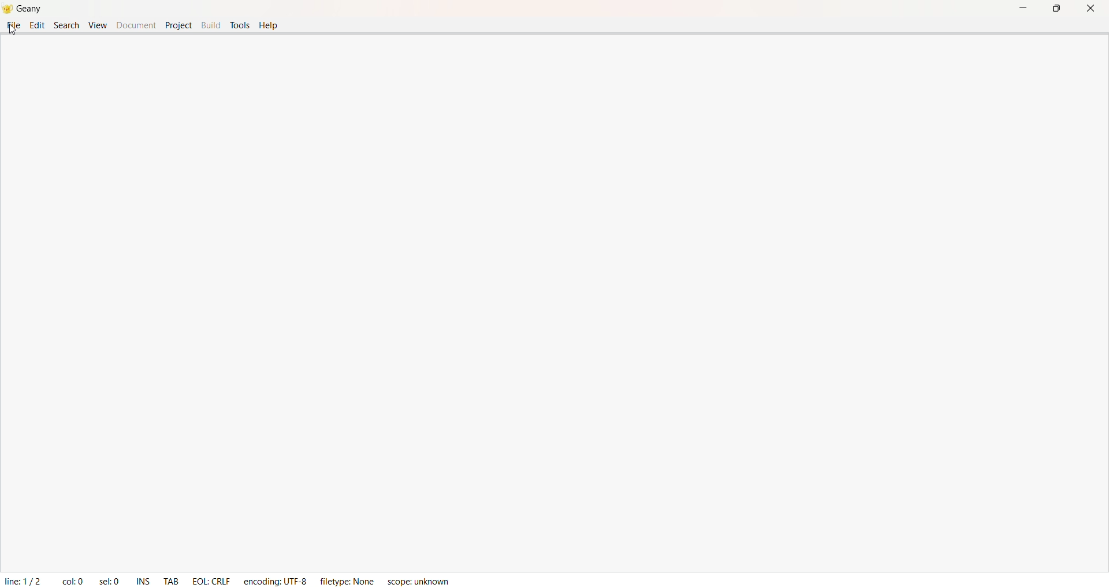  What do you see at coordinates (13, 25) in the screenshot?
I see `File` at bounding box center [13, 25].